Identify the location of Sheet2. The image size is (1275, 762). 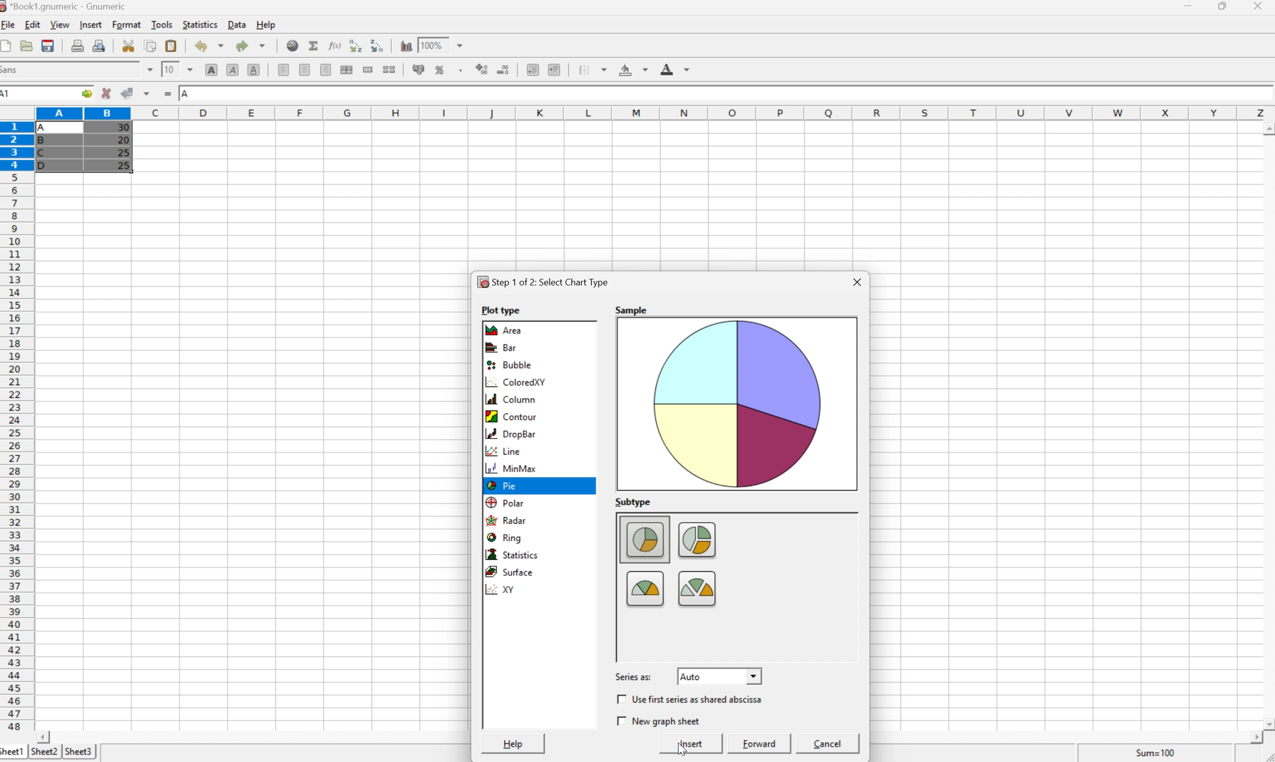
(44, 752).